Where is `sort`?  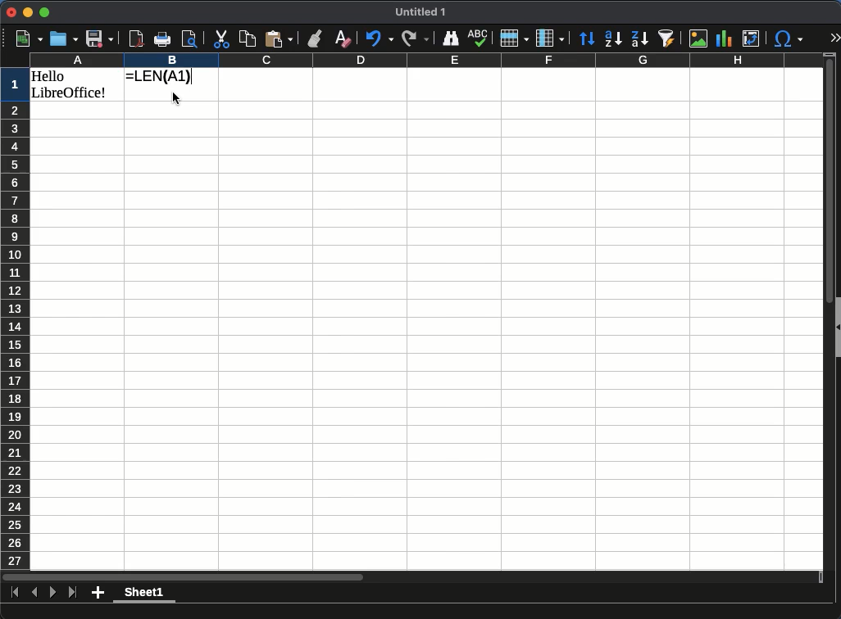
sort is located at coordinates (586, 37).